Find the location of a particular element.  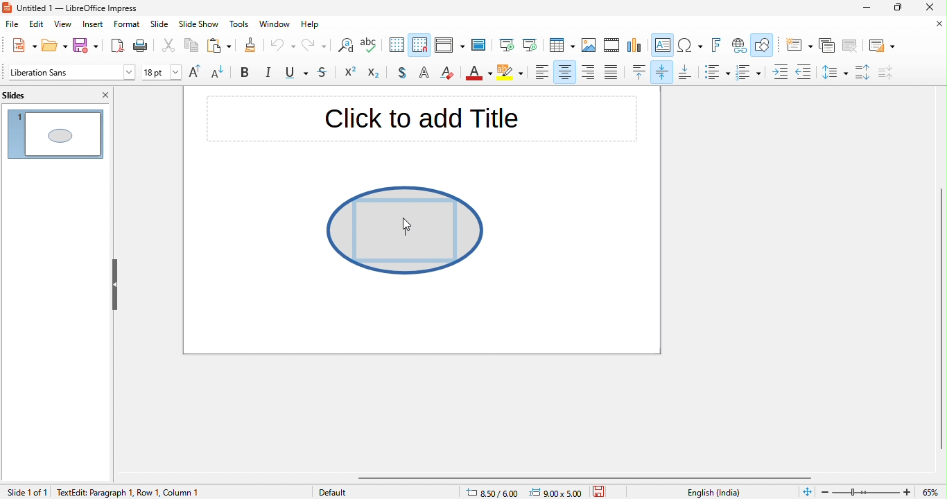

toggle ordered list is located at coordinates (751, 72).